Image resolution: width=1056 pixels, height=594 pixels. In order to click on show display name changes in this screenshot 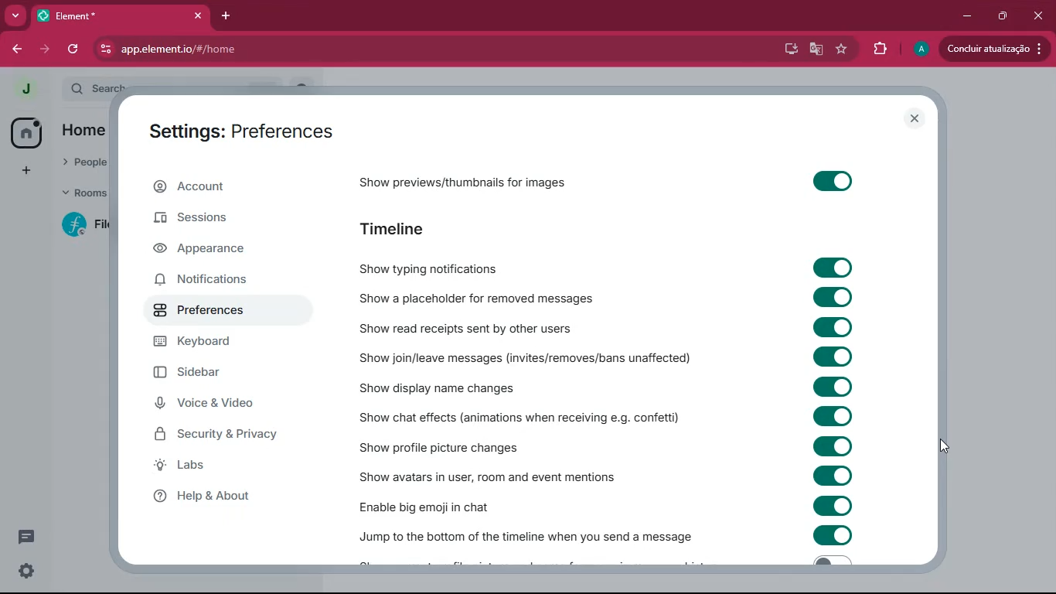, I will do `click(445, 386)`.